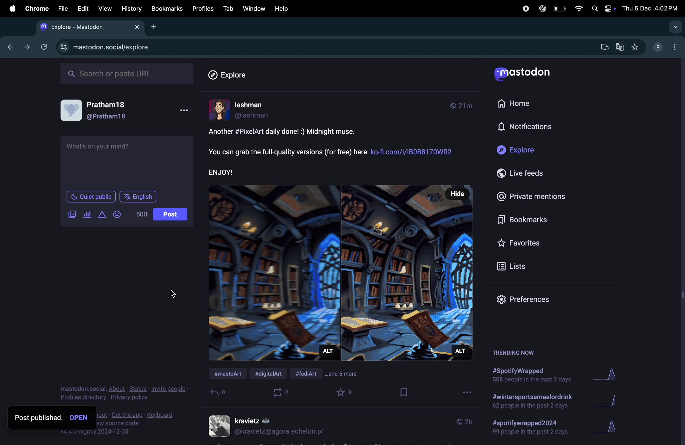  I want to click on Home, so click(525, 105).